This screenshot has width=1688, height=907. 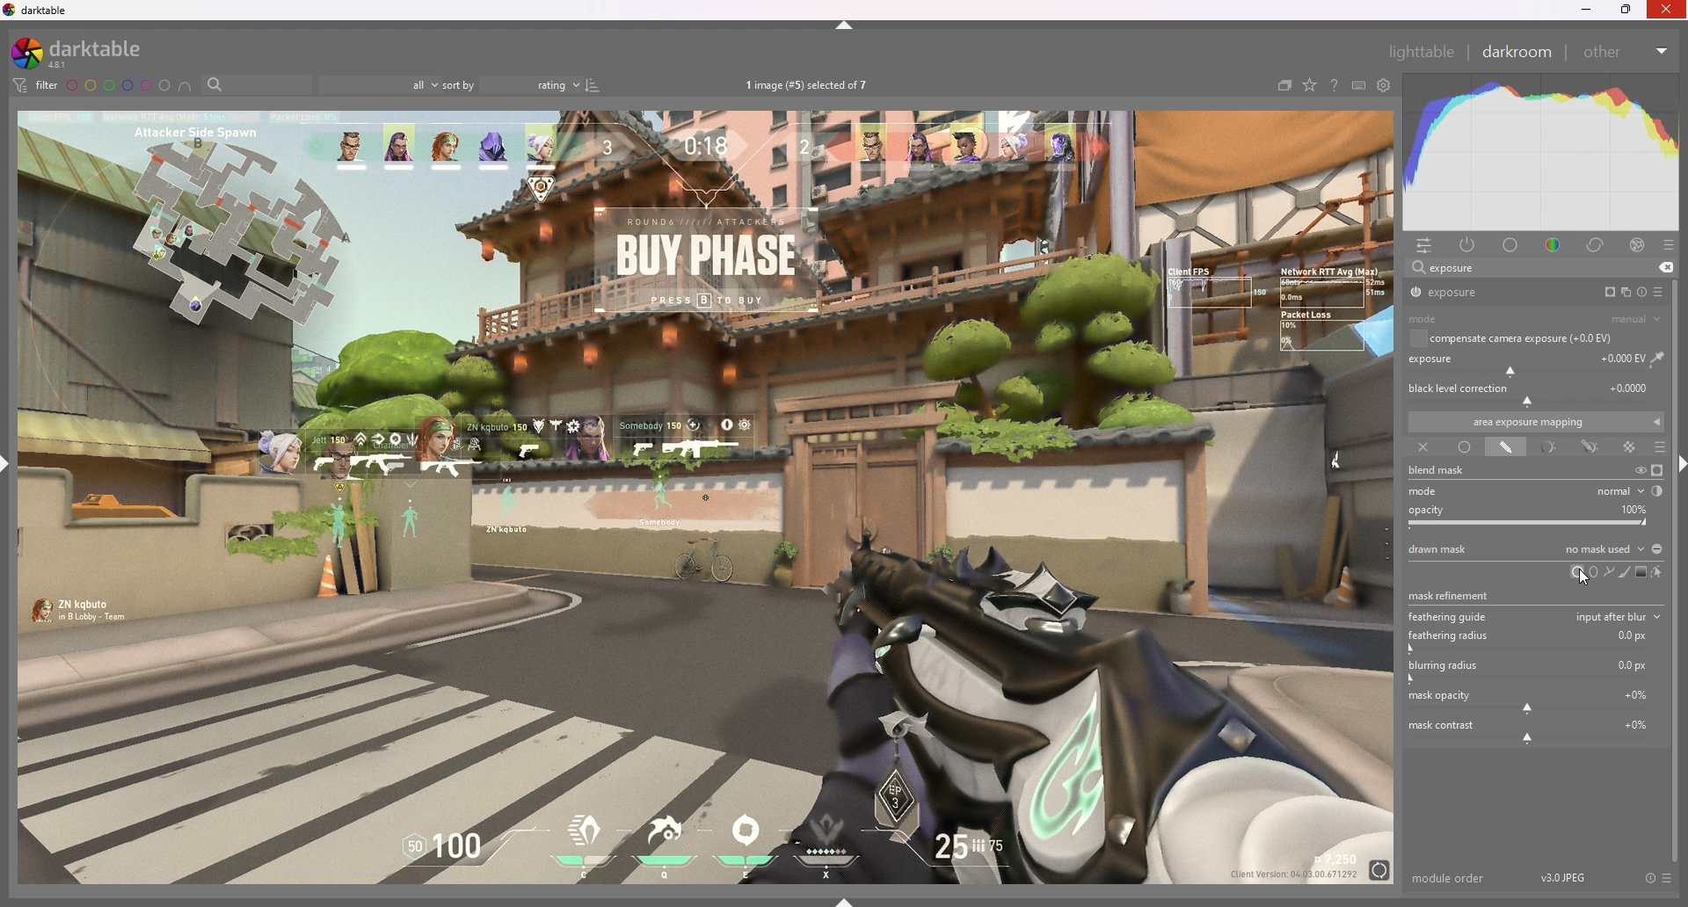 I want to click on filter by name, so click(x=257, y=83).